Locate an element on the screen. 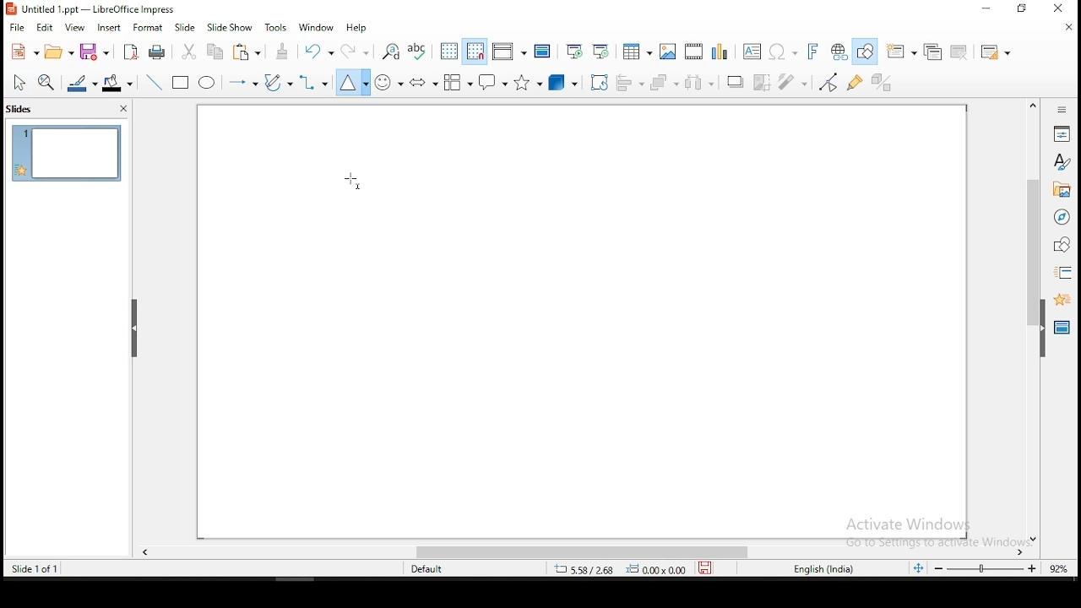 Image resolution: width=1081 pixels, height=608 pixels. 6.9 / -0.26 is located at coordinates (583, 571).